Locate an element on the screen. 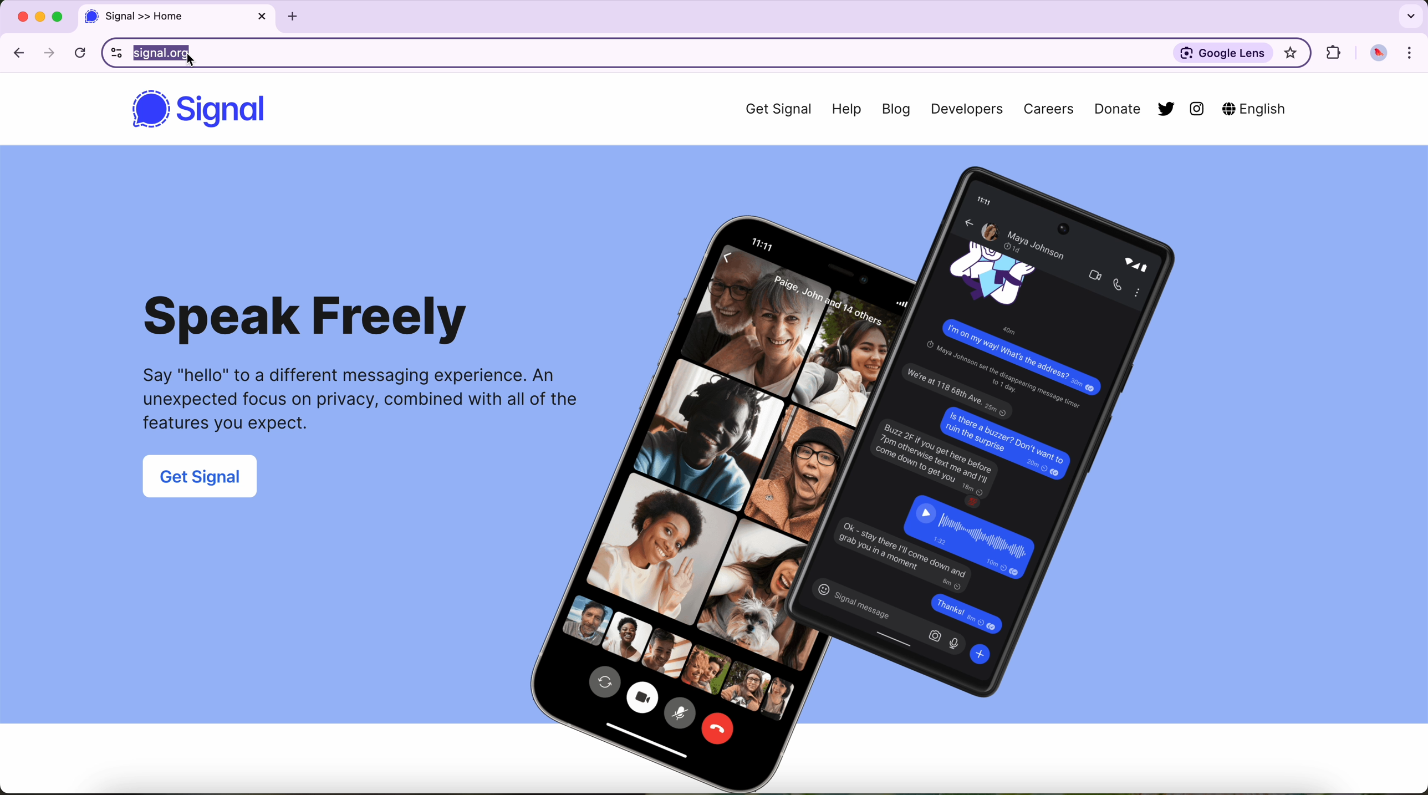  signal logo is located at coordinates (149, 110).